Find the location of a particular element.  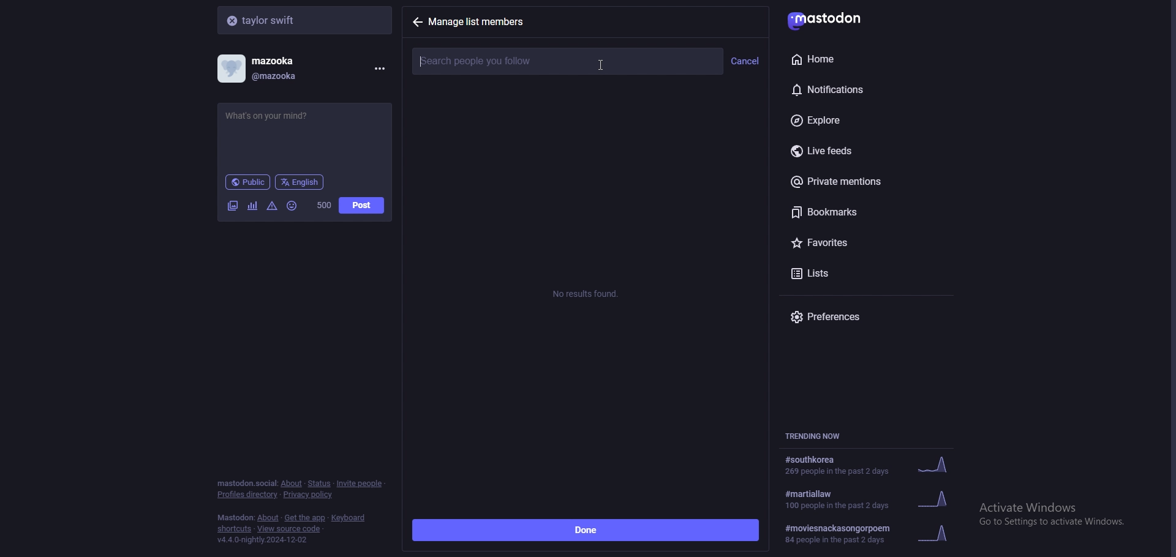

list member input is located at coordinates (567, 61).